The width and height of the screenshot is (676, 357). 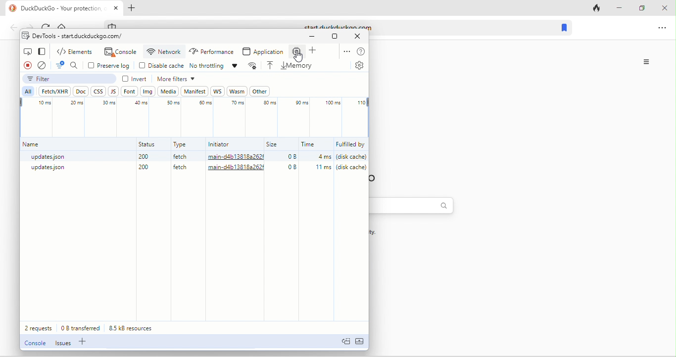 What do you see at coordinates (137, 8) in the screenshot?
I see `add tab` at bounding box center [137, 8].